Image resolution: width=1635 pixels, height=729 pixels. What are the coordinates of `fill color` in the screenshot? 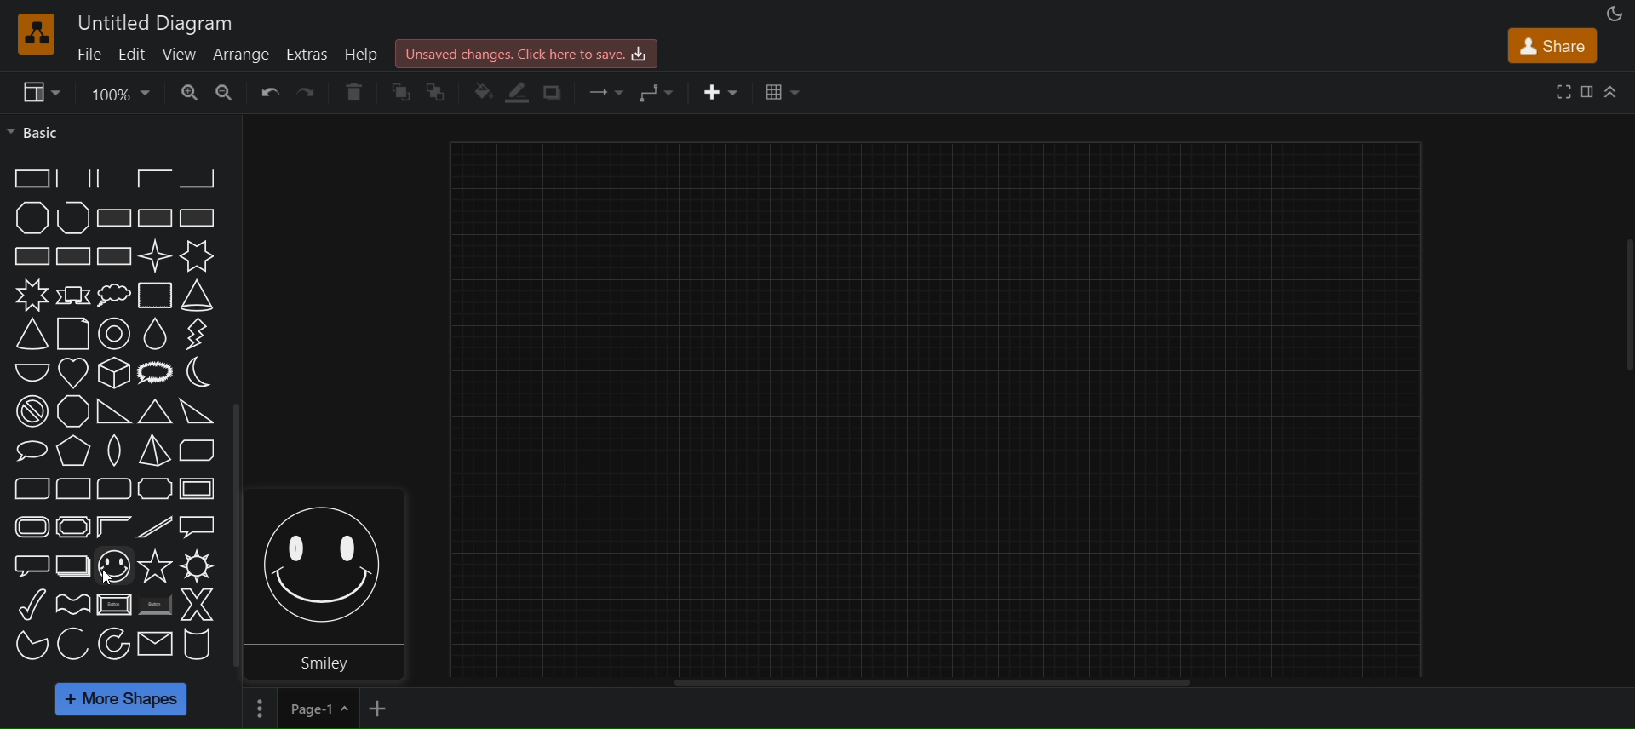 It's located at (484, 93).